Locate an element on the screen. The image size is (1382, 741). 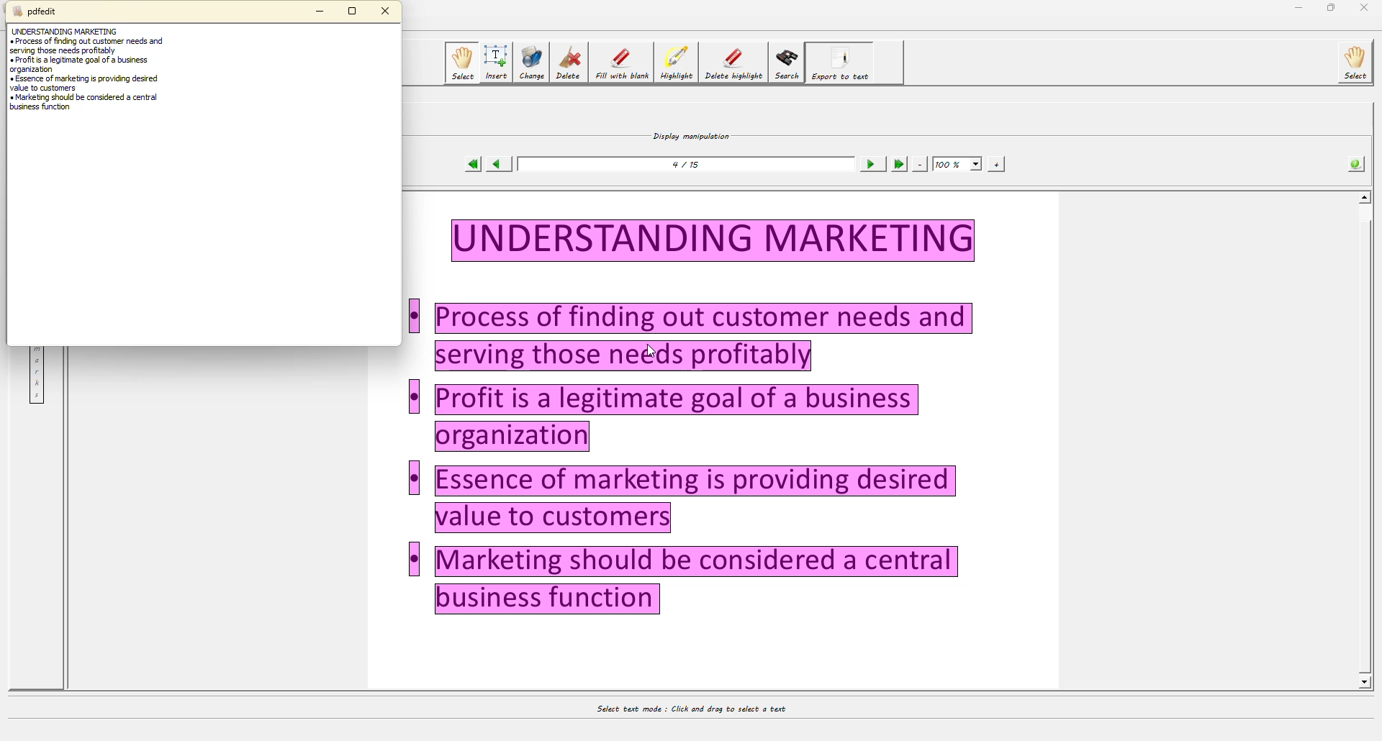
highlight is located at coordinates (679, 62).